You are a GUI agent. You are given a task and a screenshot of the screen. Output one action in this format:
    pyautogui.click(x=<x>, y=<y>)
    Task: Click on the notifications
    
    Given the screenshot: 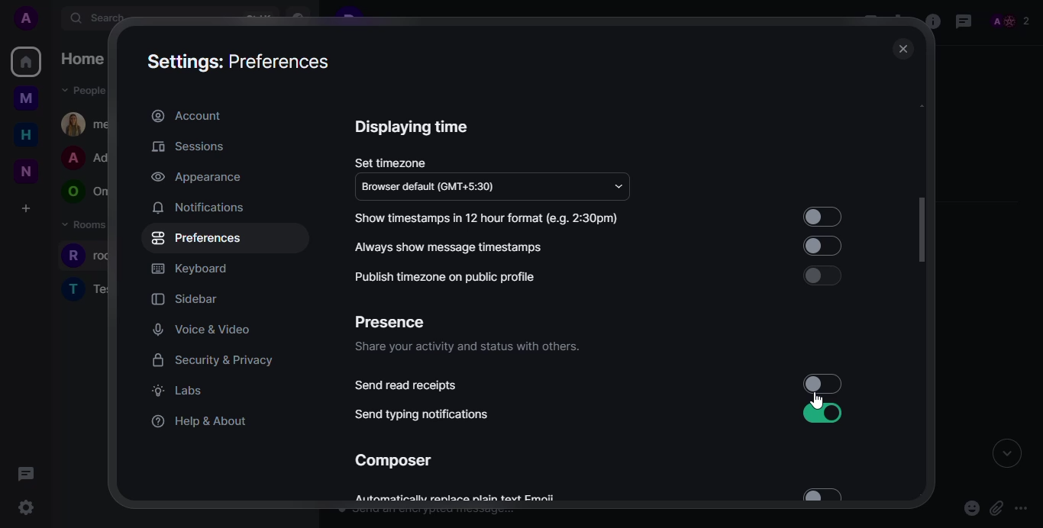 What is the action you would take?
    pyautogui.click(x=198, y=207)
    